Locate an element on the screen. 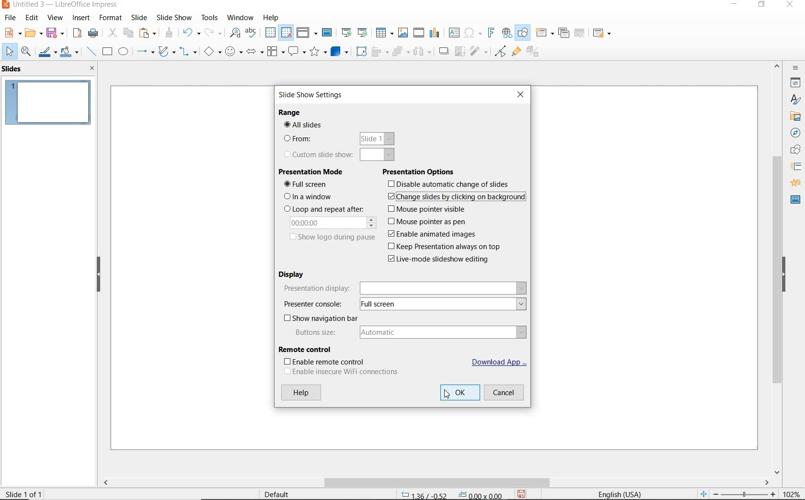 Image resolution: width=805 pixels, height=500 pixels. SNAP TO GRID is located at coordinates (288, 33).